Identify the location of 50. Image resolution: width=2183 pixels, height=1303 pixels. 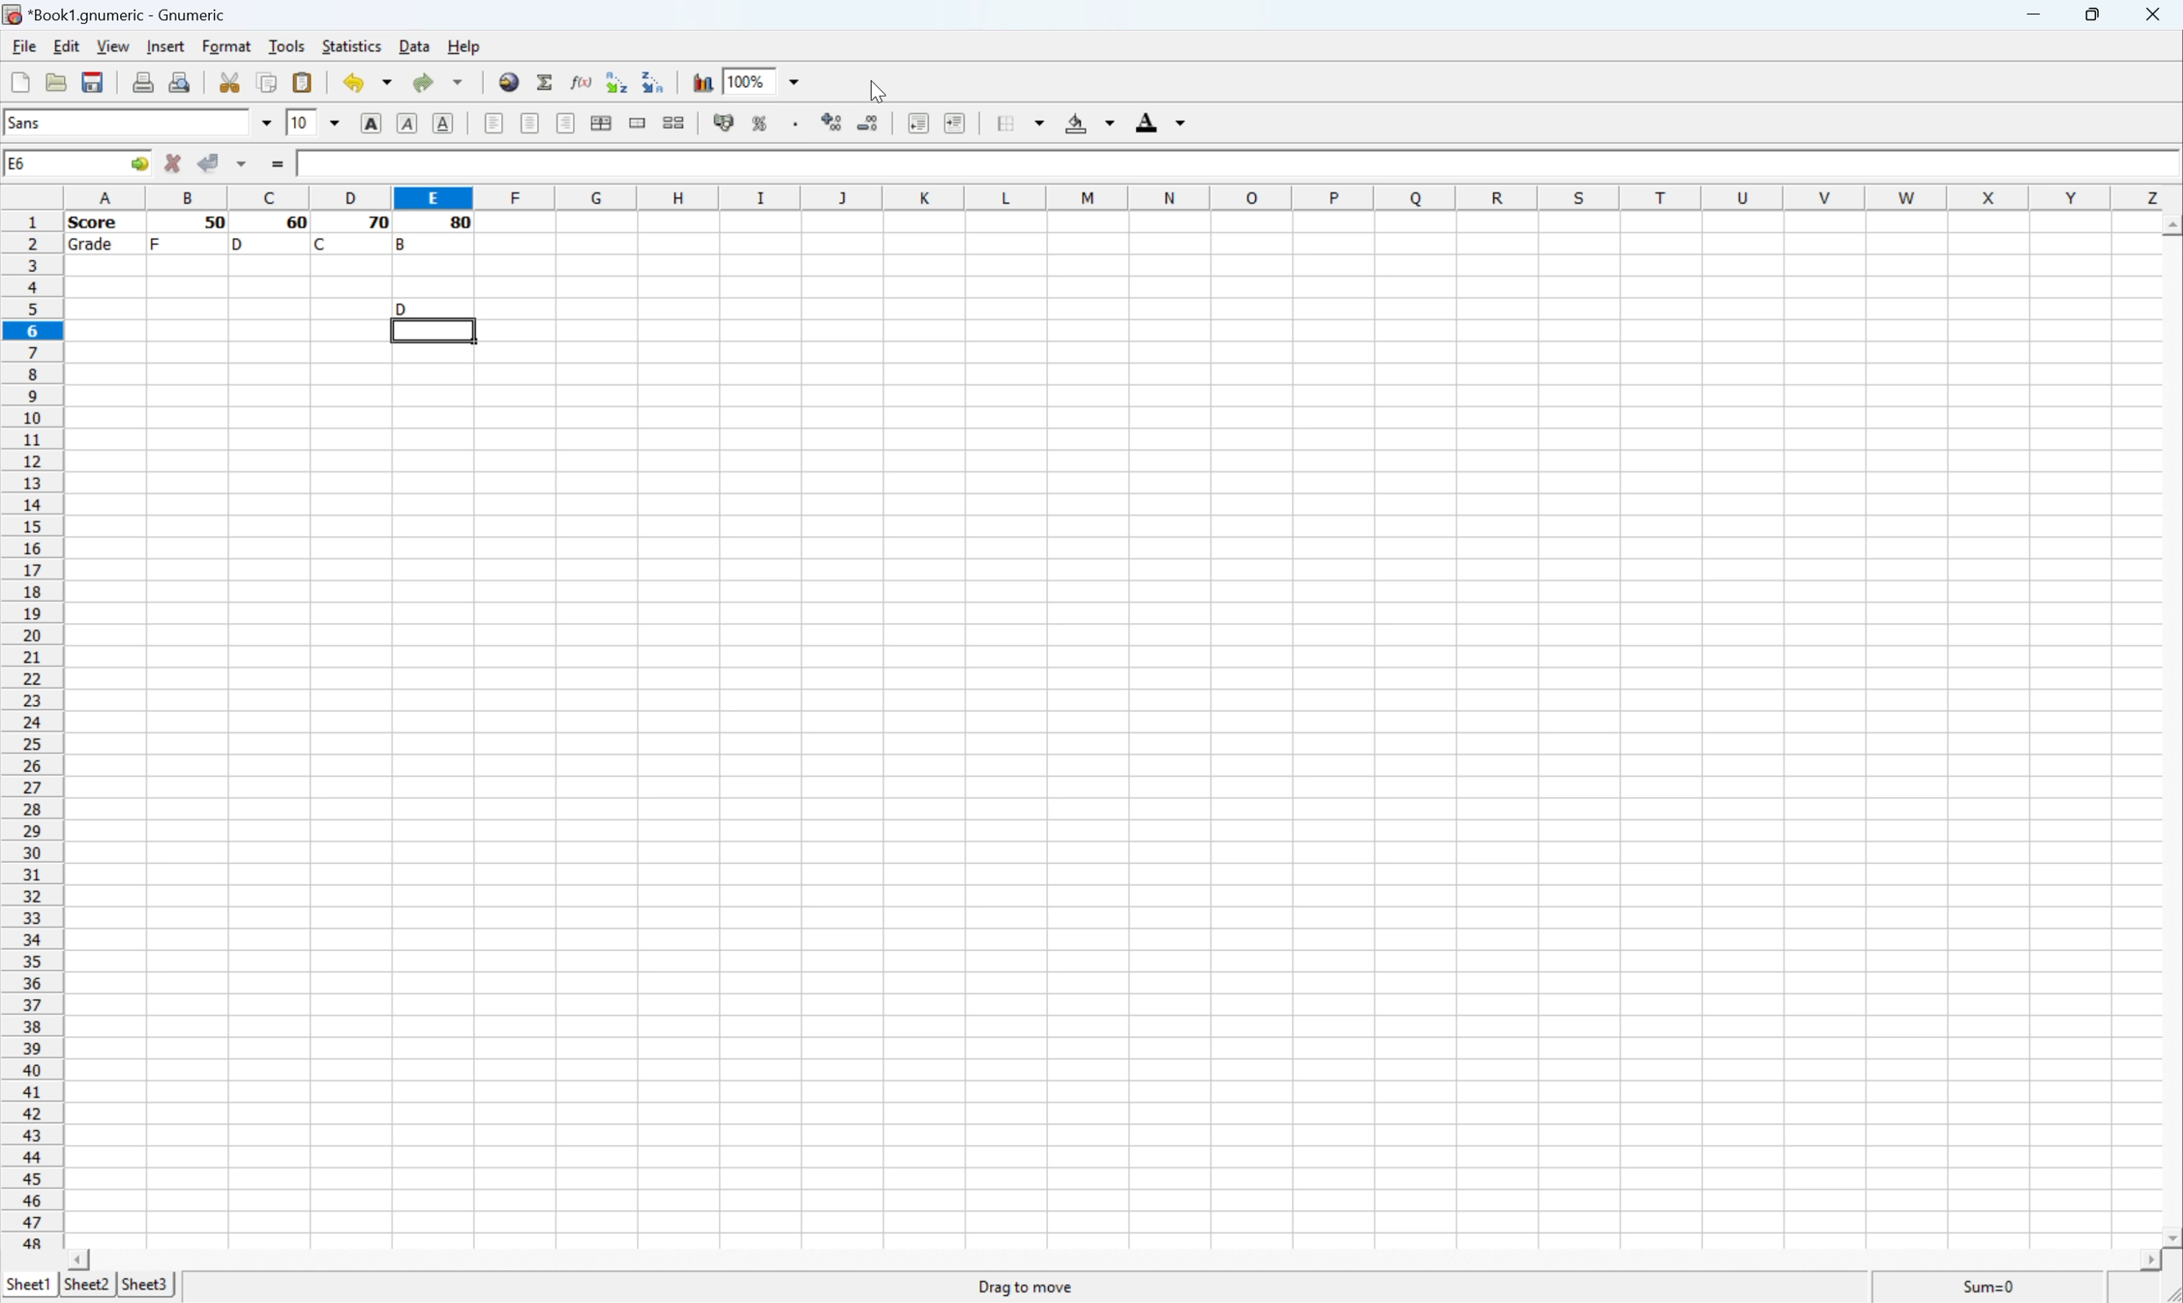
(216, 221).